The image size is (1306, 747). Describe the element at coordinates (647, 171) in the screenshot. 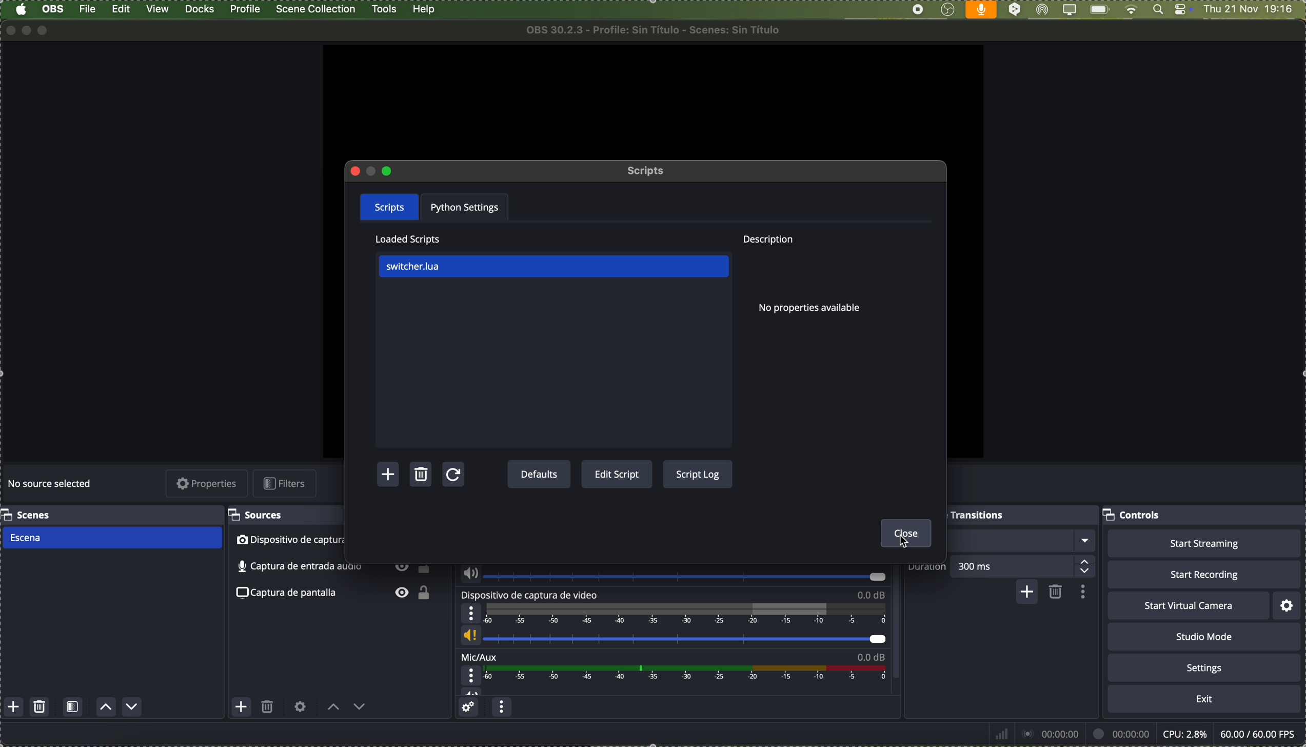

I see `scripts` at that location.